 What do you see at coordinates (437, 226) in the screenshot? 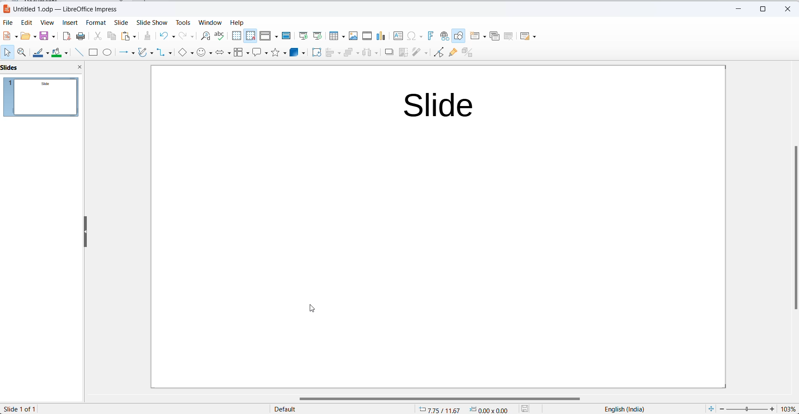
I see `current slide` at bounding box center [437, 226].